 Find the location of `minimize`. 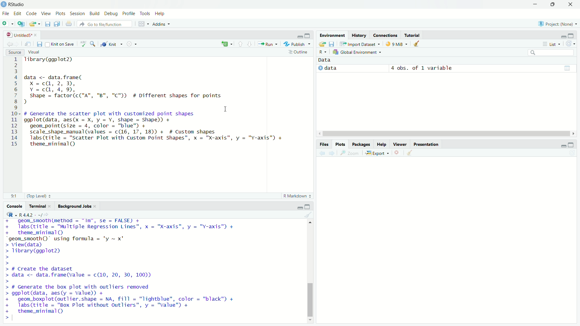

minimize is located at coordinates (563, 145).